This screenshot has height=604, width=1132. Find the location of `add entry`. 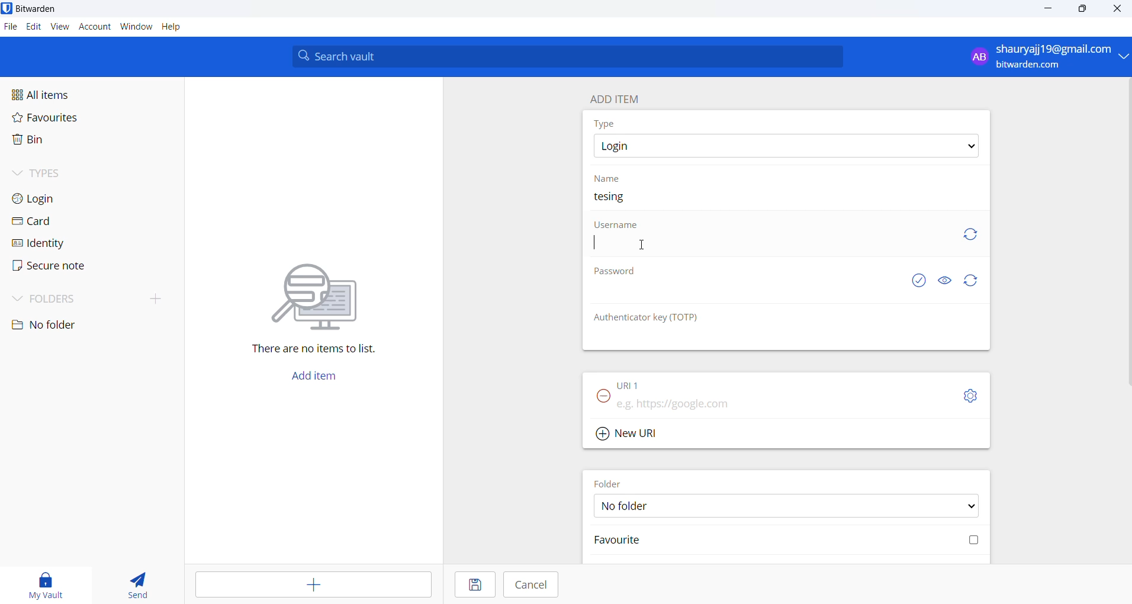

add entry is located at coordinates (315, 585).